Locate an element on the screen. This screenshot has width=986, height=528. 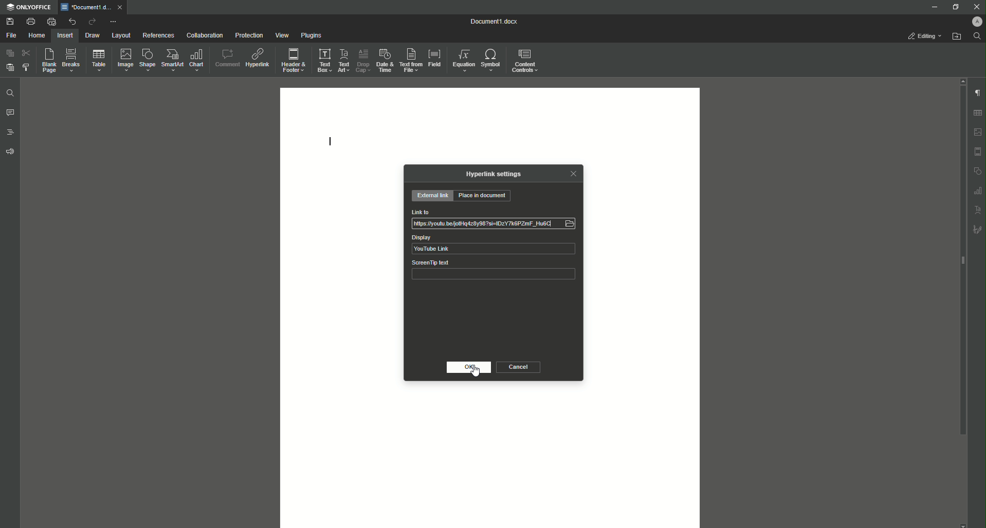
SmartArt is located at coordinates (173, 60).